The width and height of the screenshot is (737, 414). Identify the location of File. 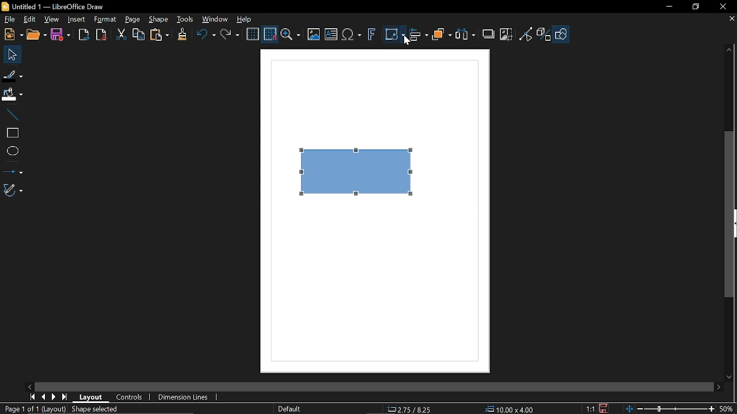
(9, 20).